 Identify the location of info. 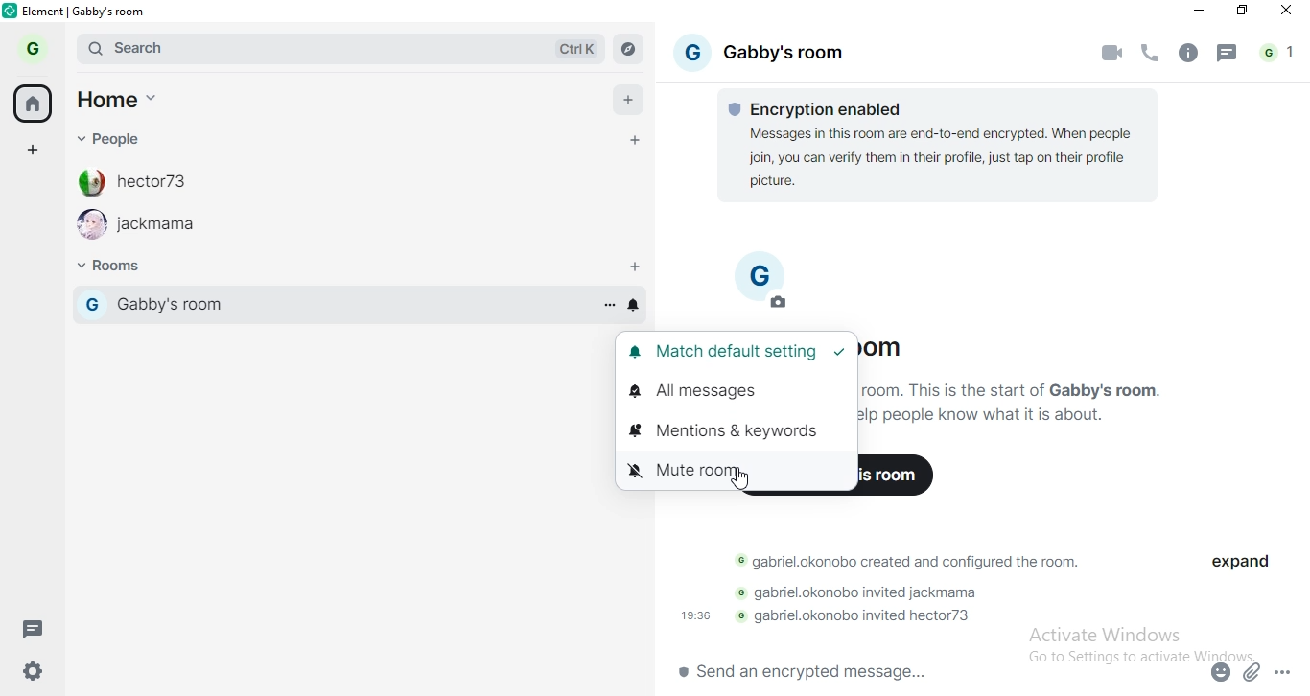
(1188, 54).